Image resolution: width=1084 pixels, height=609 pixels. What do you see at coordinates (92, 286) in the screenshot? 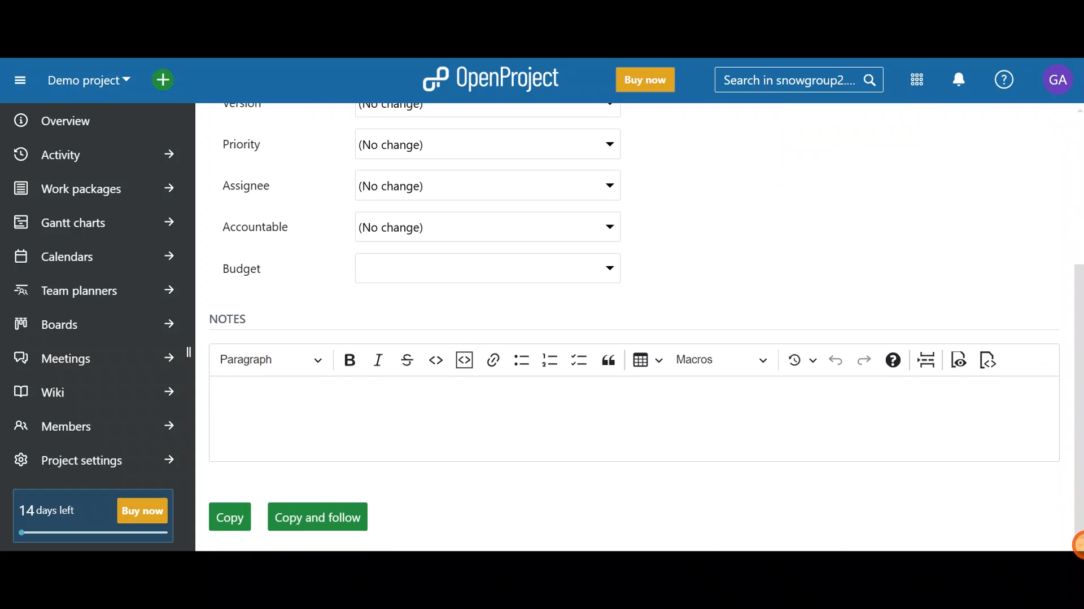
I see `Team planners` at bounding box center [92, 286].